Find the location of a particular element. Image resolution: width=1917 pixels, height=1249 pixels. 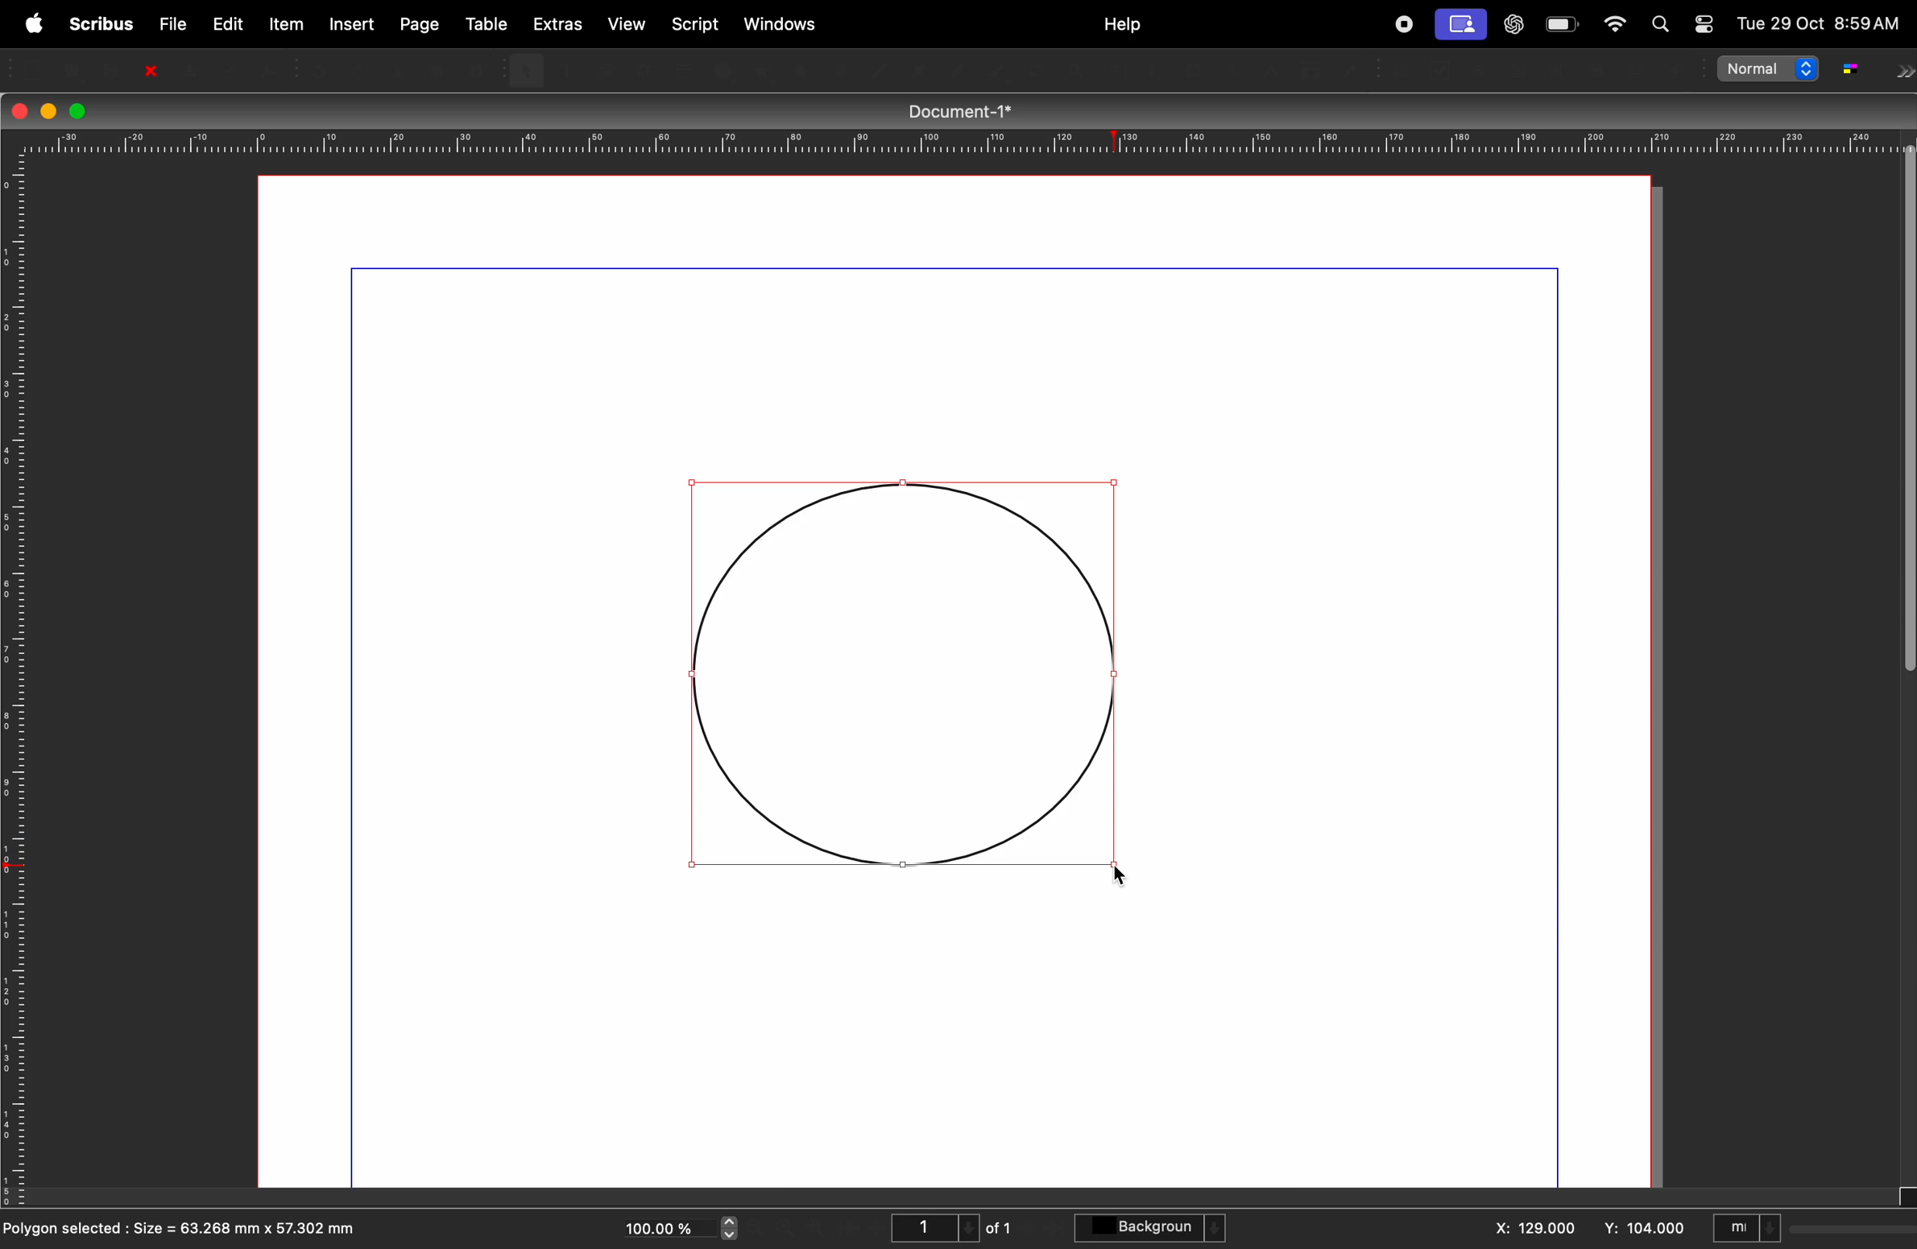

apple menu is located at coordinates (31, 23).